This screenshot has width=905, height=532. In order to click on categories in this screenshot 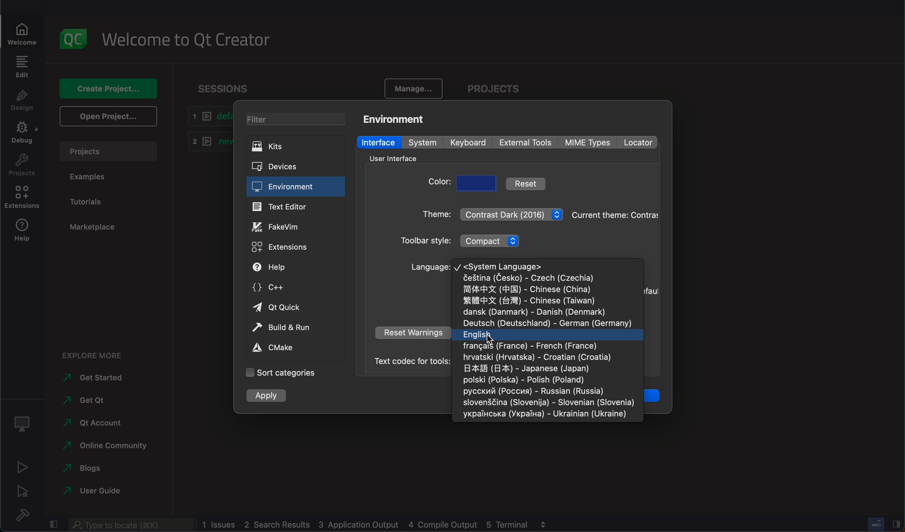, I will do `click(285, 373)`.